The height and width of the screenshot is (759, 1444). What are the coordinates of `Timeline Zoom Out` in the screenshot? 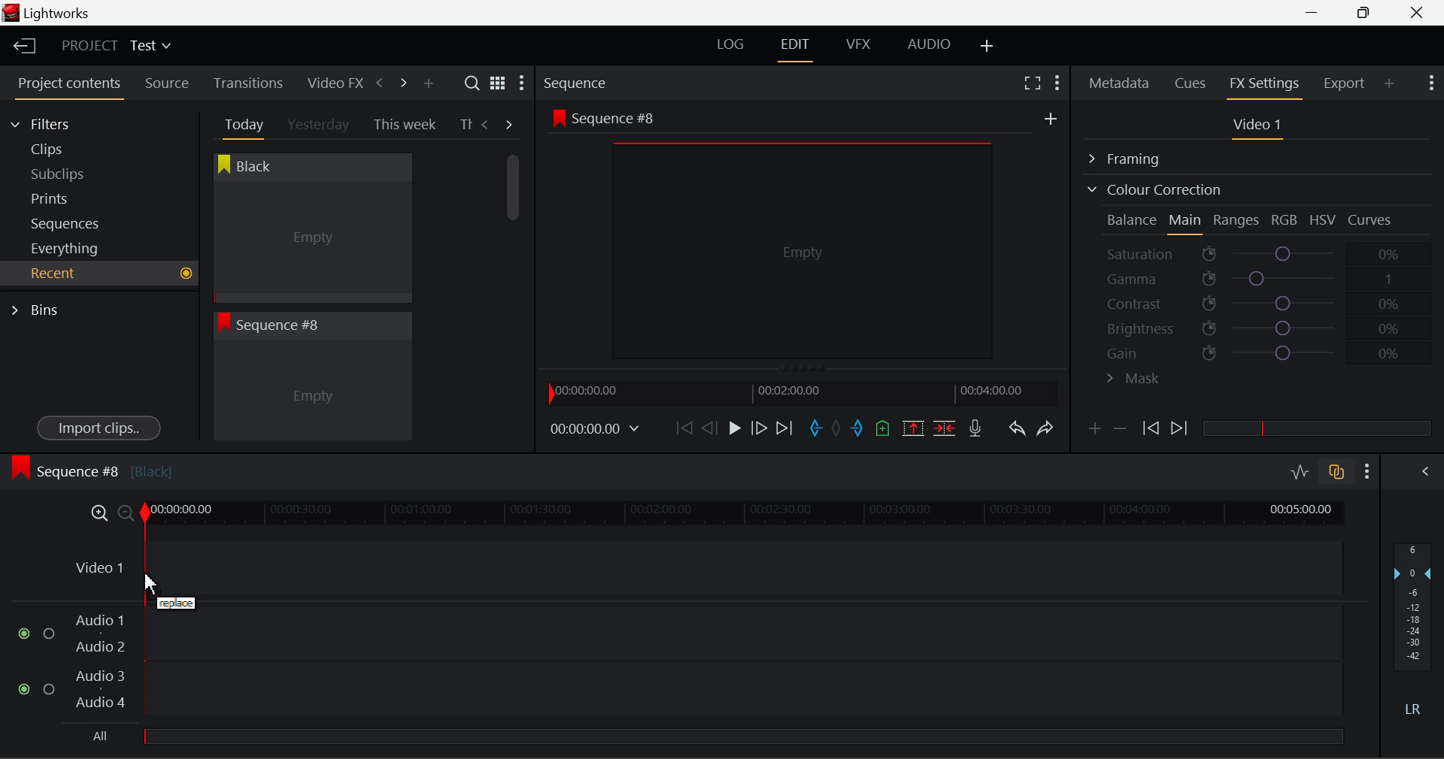 It's located at (125, 513).